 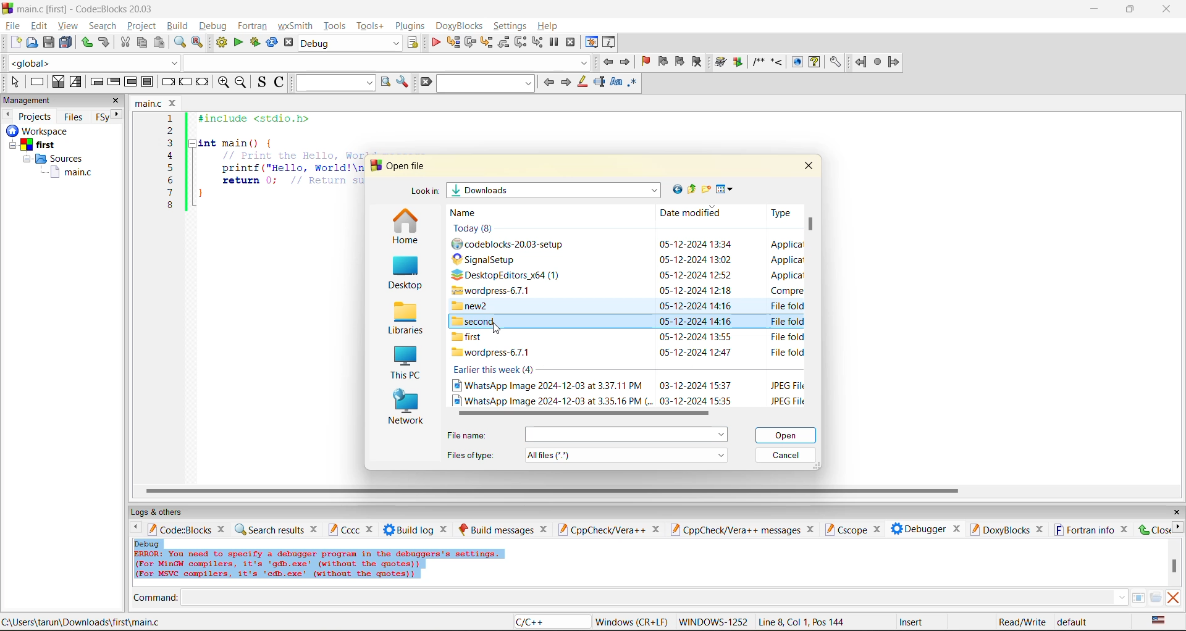 What do you see at coordinates (647, 62) in the screenshot?
I see `toggle bookmark` at bounding box center [647, 62].